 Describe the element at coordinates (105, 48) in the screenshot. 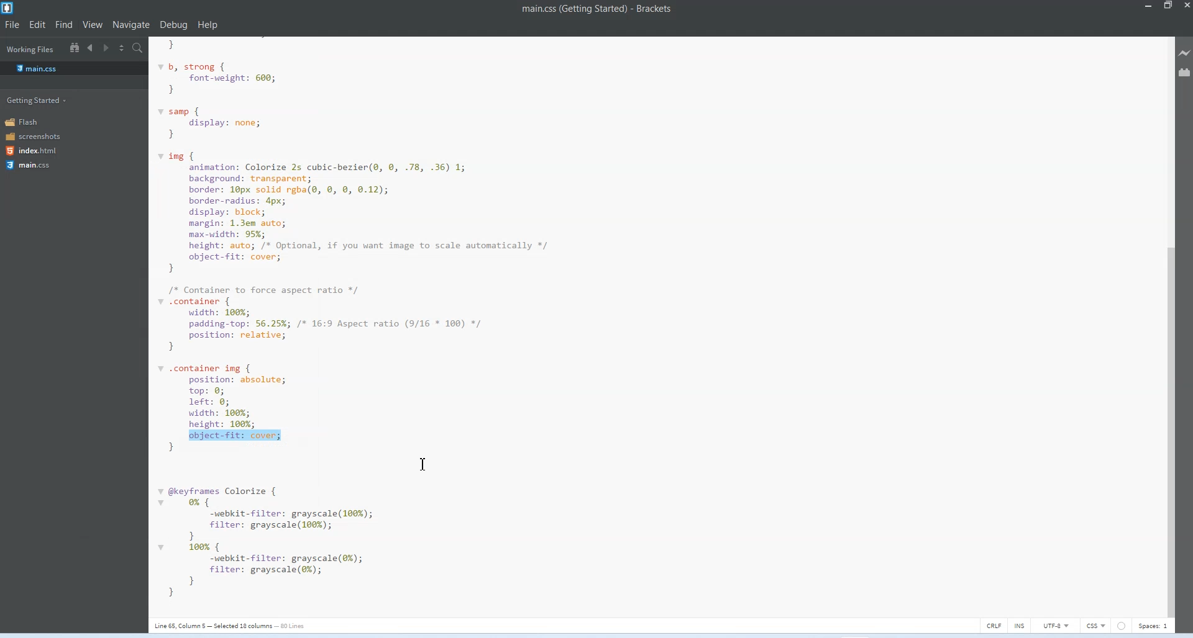

I see `Navigate Forwards` at that location.